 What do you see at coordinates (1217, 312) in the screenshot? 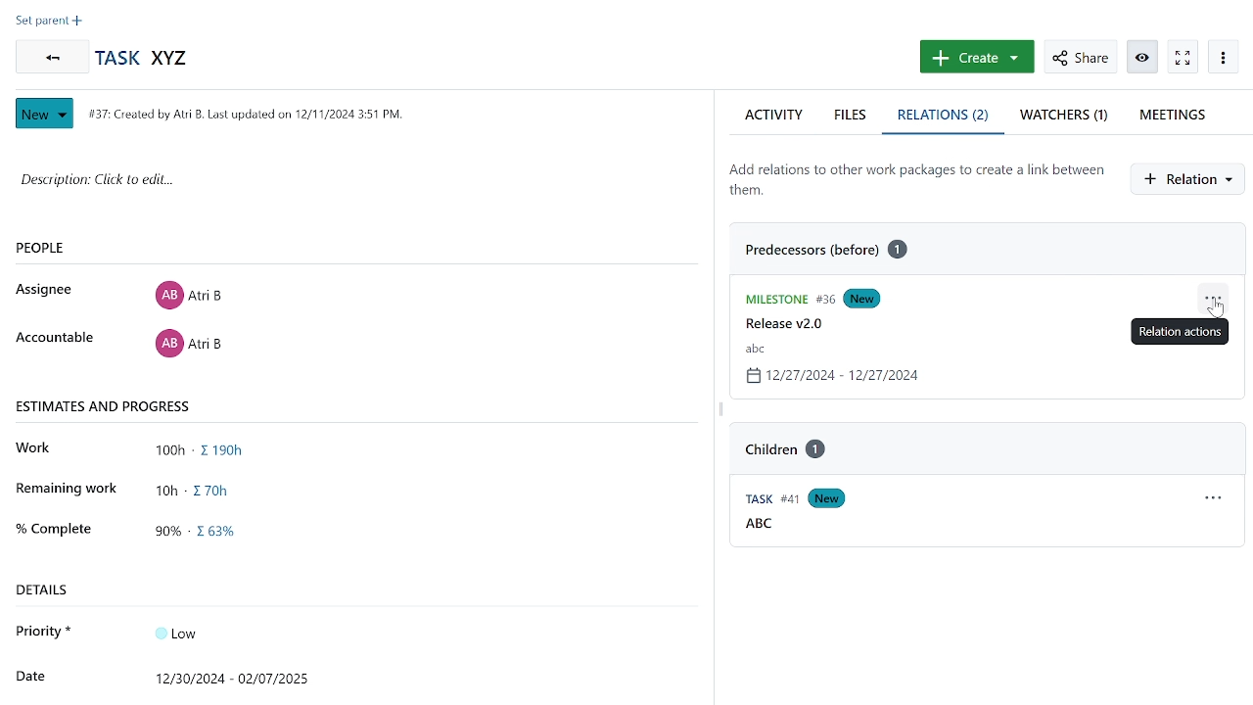
I see `cursor` at bounding box center [1217, 312].